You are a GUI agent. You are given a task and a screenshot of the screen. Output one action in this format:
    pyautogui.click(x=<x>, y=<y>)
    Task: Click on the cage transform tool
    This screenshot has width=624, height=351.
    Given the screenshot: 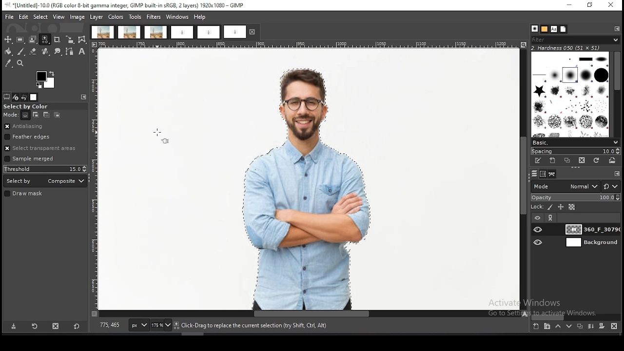 What is the action you would take?
    pyautogui.click(x=83, y=39)
    